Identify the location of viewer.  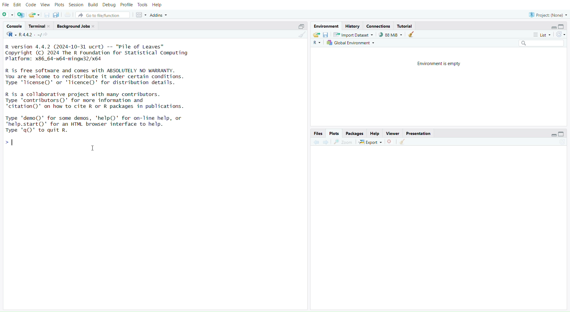
(393, 133).